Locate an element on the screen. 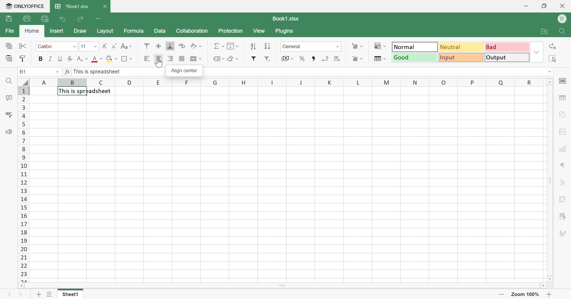 The height and width of the screenshot is (299, 571). Wrap Text is located at coordinates (182, 45).